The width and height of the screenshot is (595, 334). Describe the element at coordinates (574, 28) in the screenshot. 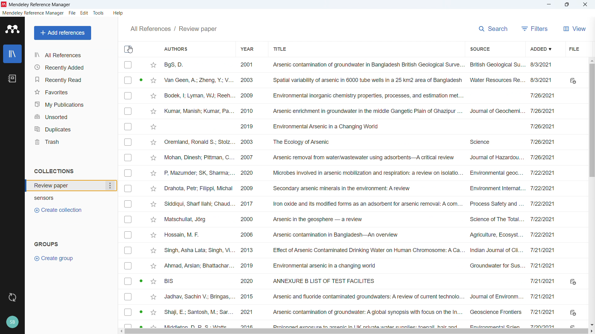

I see `view ` at that location.